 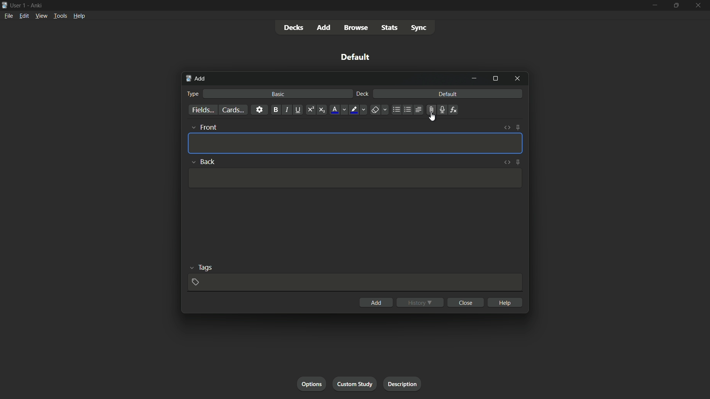 I want to click on user-1, so click(x=18, y=4).